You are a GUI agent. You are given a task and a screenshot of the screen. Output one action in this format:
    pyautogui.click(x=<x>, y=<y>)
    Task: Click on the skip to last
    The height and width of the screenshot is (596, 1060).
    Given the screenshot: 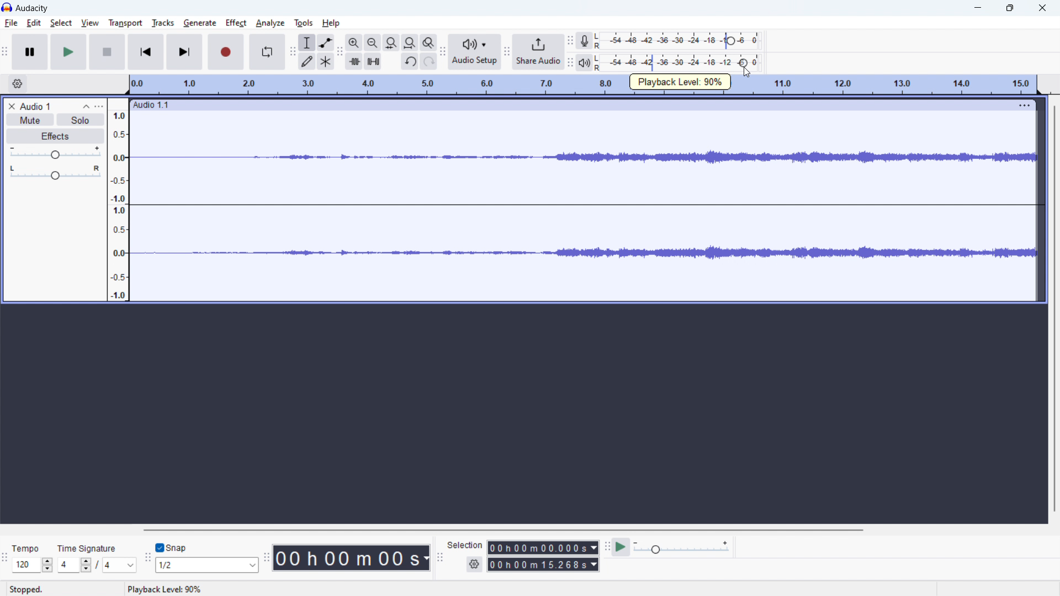 What is the action you would take?
    pyautogui.click(x=184, y=52)
    